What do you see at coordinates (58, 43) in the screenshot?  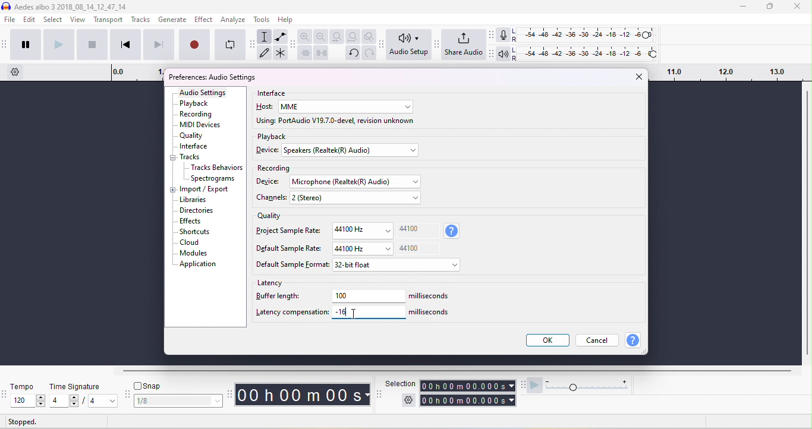 I see `play` at bounding box center [58, 43].